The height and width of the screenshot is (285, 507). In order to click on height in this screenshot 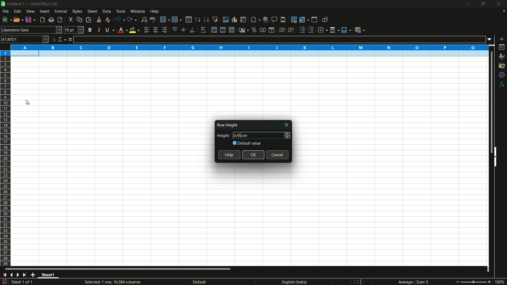, I will do `click(222, 136)`.